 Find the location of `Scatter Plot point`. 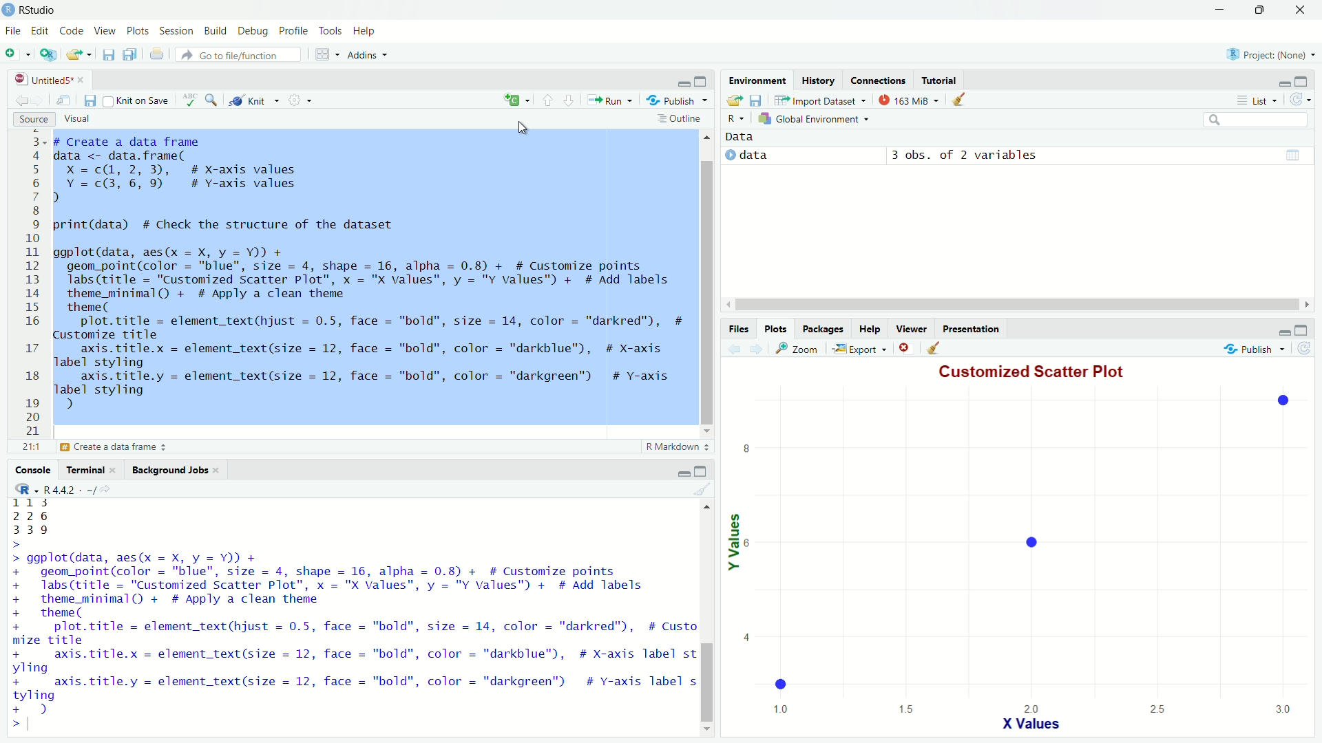

Scatter Plot point is located at coordinates (1025, 539).